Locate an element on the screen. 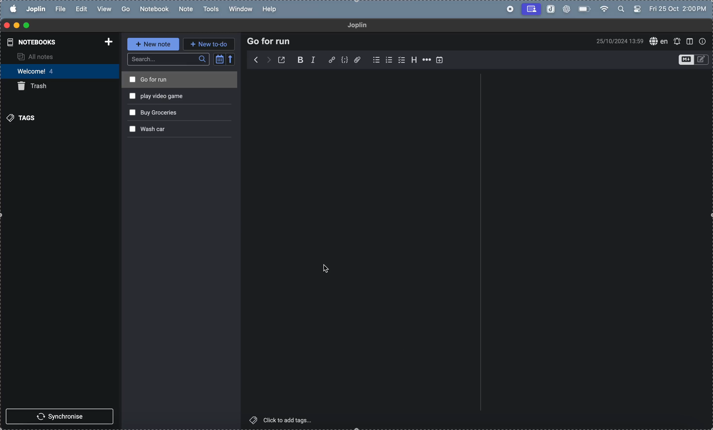  all notes is located at coordinates (54, 58).